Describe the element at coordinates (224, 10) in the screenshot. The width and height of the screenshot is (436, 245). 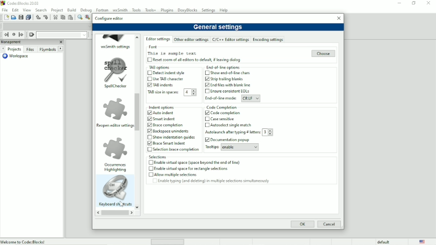
I see `Help` at that location.